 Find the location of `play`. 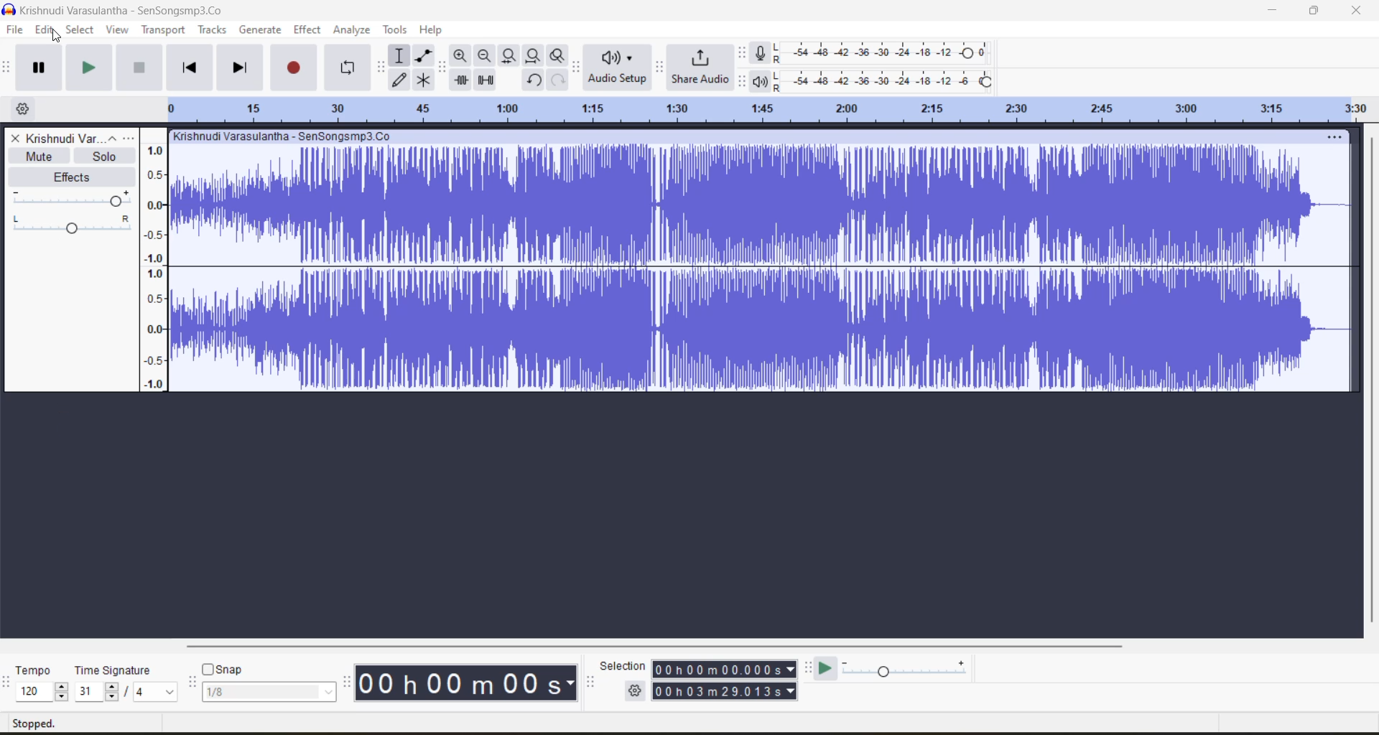

play is located at coordinates (90, 68).